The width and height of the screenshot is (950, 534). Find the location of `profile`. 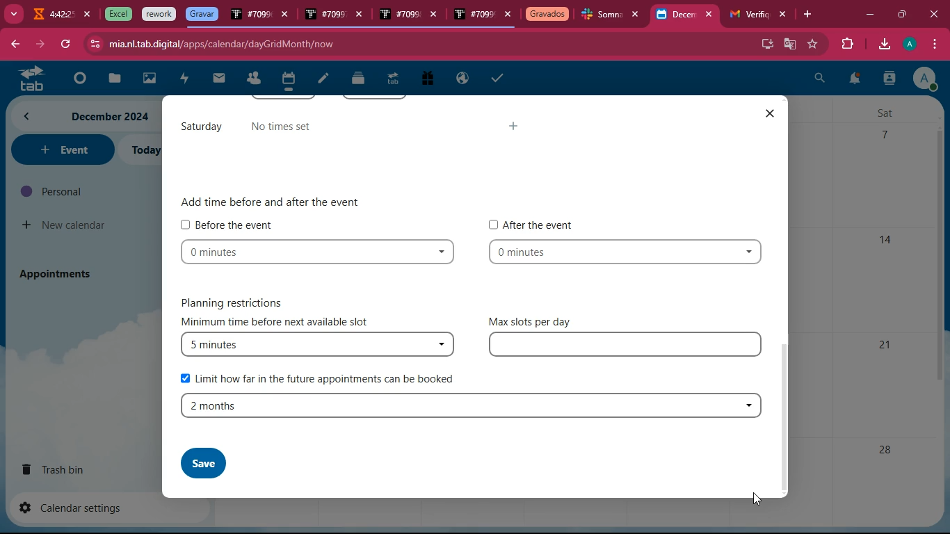

profile is located at coordinates (912, 44).